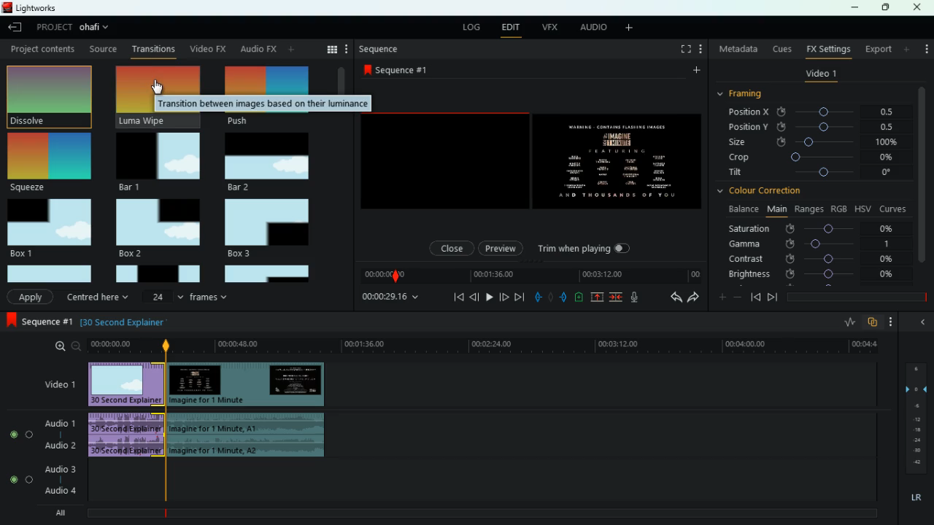 The height and width of the screenshot is (525, 934). I want to click on back, so click(755, 297).